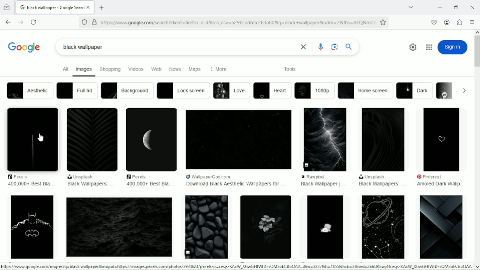 The width and height of the screenshot is (480, 270). I want to click on google logo, so click(24, 46).